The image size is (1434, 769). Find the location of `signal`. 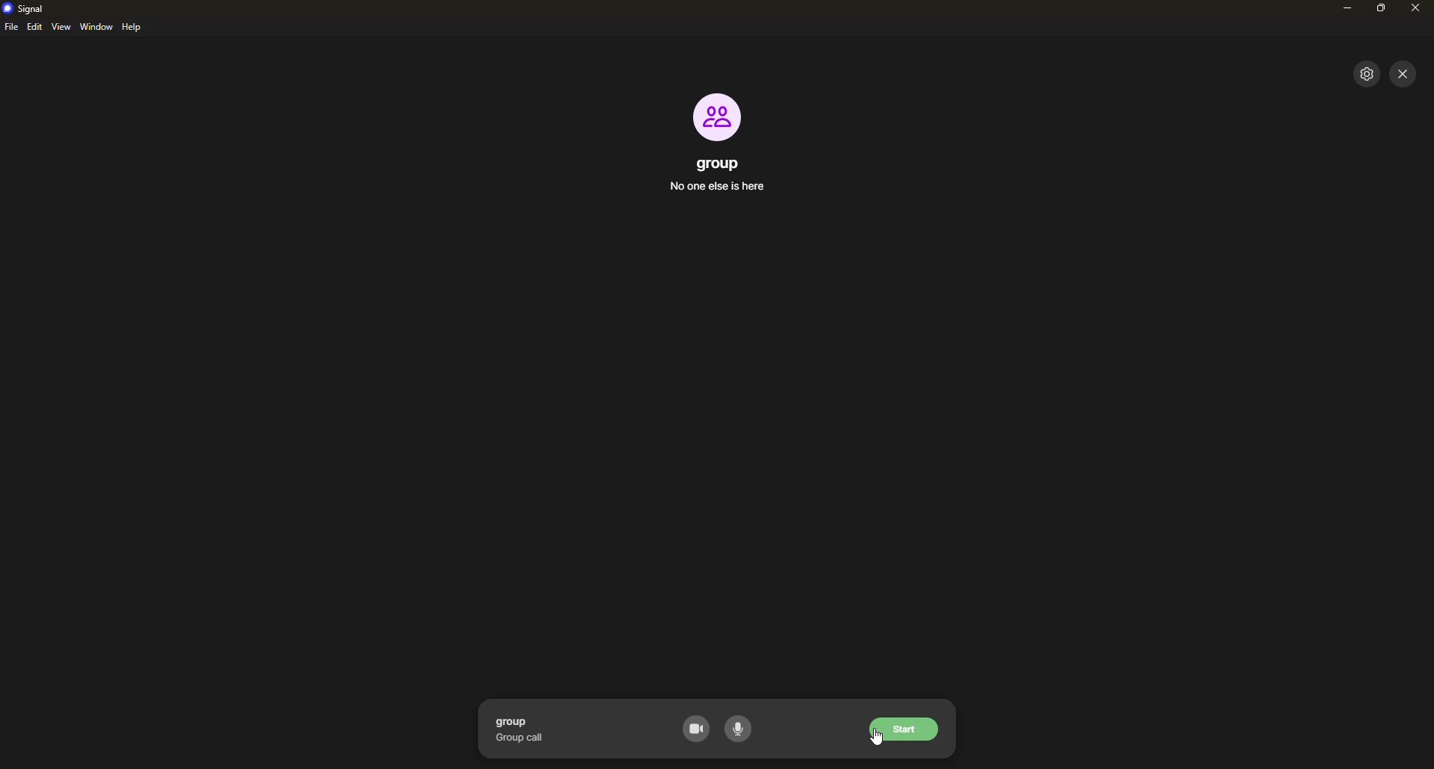

signal is located at coordinates (25, 7).